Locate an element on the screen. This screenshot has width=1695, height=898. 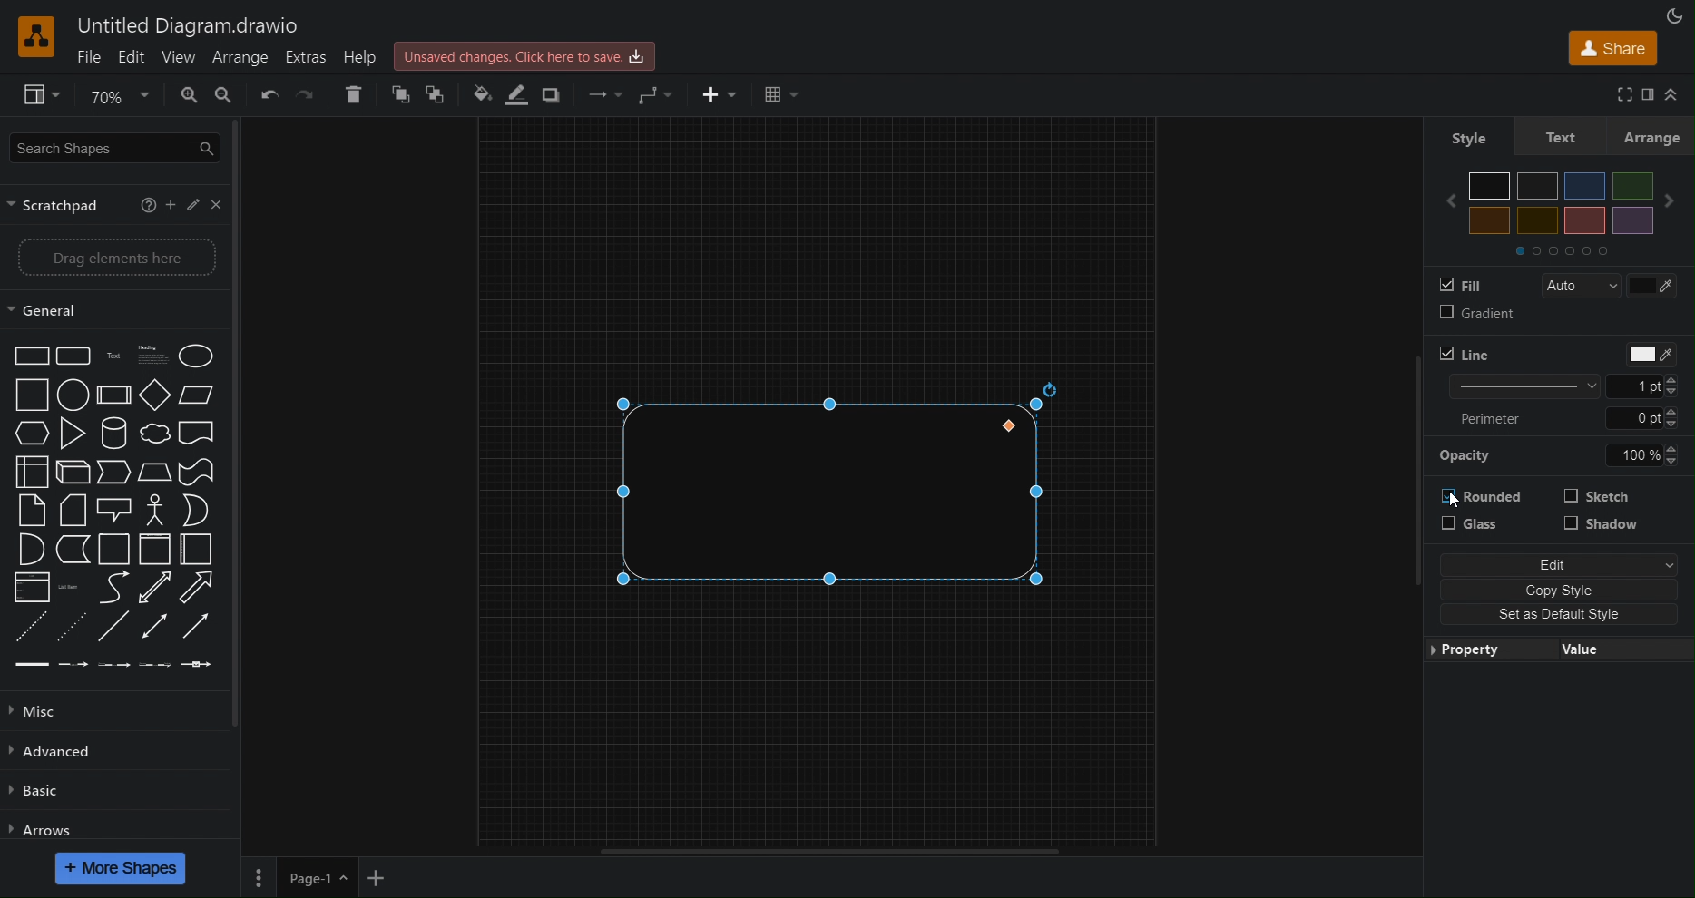
edit is located at coordinates (196, 206).